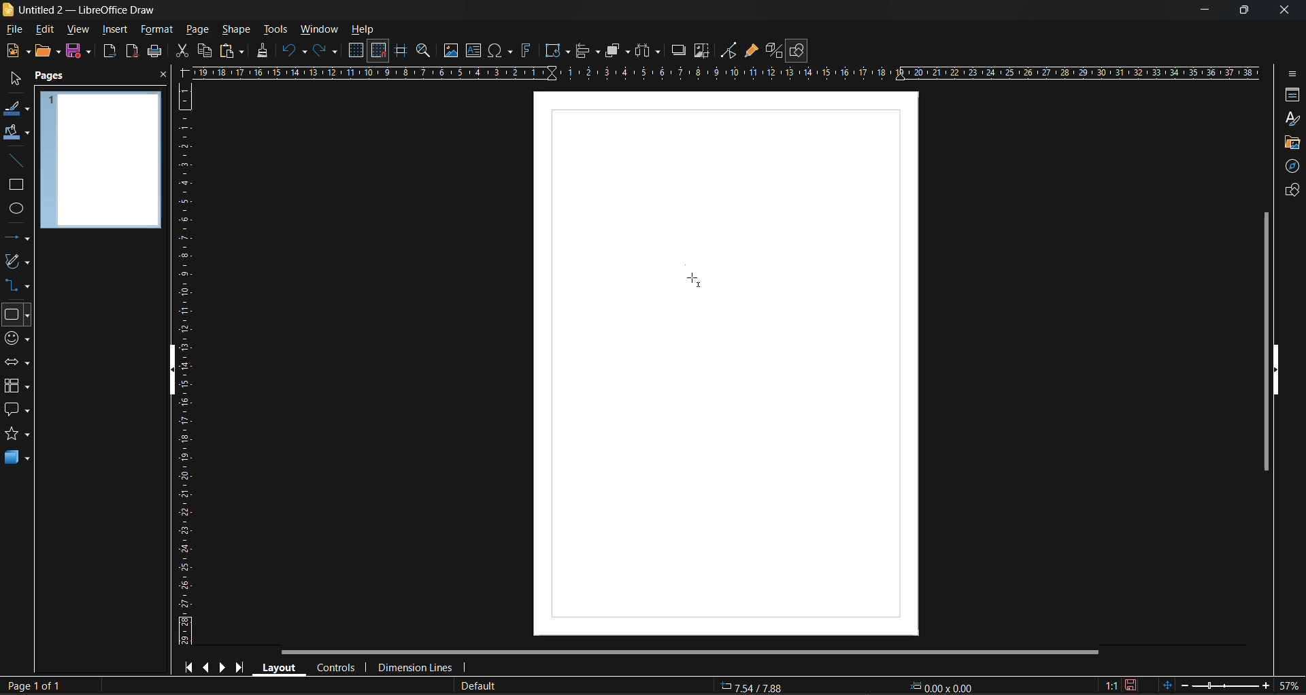  Describe the element at coordinates (21, 240) in the screenshot. I see `lines and arrows` at that location.